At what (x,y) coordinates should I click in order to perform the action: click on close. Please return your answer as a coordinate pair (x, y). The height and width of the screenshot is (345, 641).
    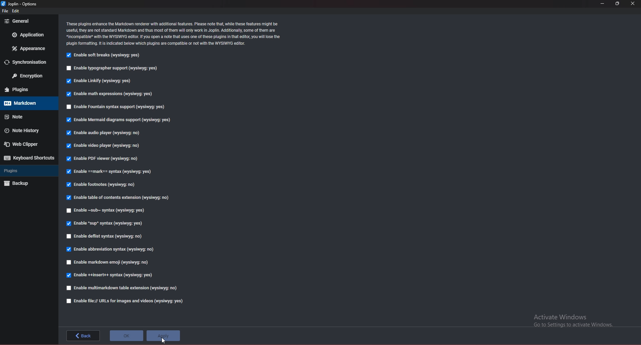
    Looking at the image, I should click on (634, 4).